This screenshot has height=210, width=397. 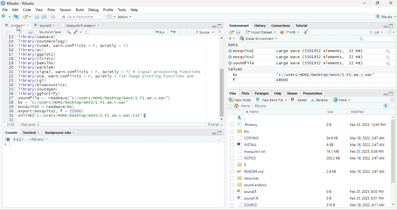 What do you see at coordinates (367, 138) in the screenshot?
I see `Mar 18, 2022, 247 AM` at bounding box center [367, 138].